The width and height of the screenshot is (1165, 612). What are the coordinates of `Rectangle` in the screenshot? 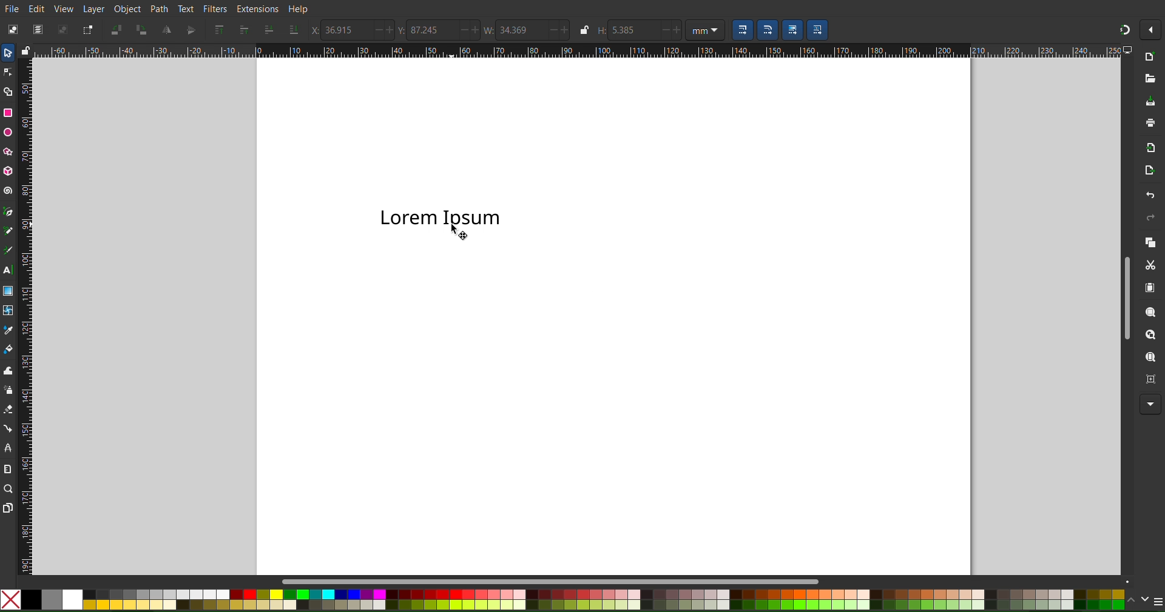 It's located at (8, 113).